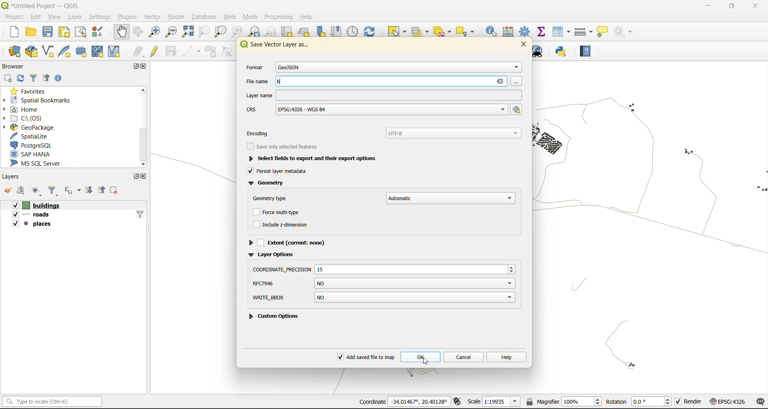 This screenshot has height=409, width=768. Describe the element at coordinates (66, 50) in the screenshot. I see `new spatialite` at that location.